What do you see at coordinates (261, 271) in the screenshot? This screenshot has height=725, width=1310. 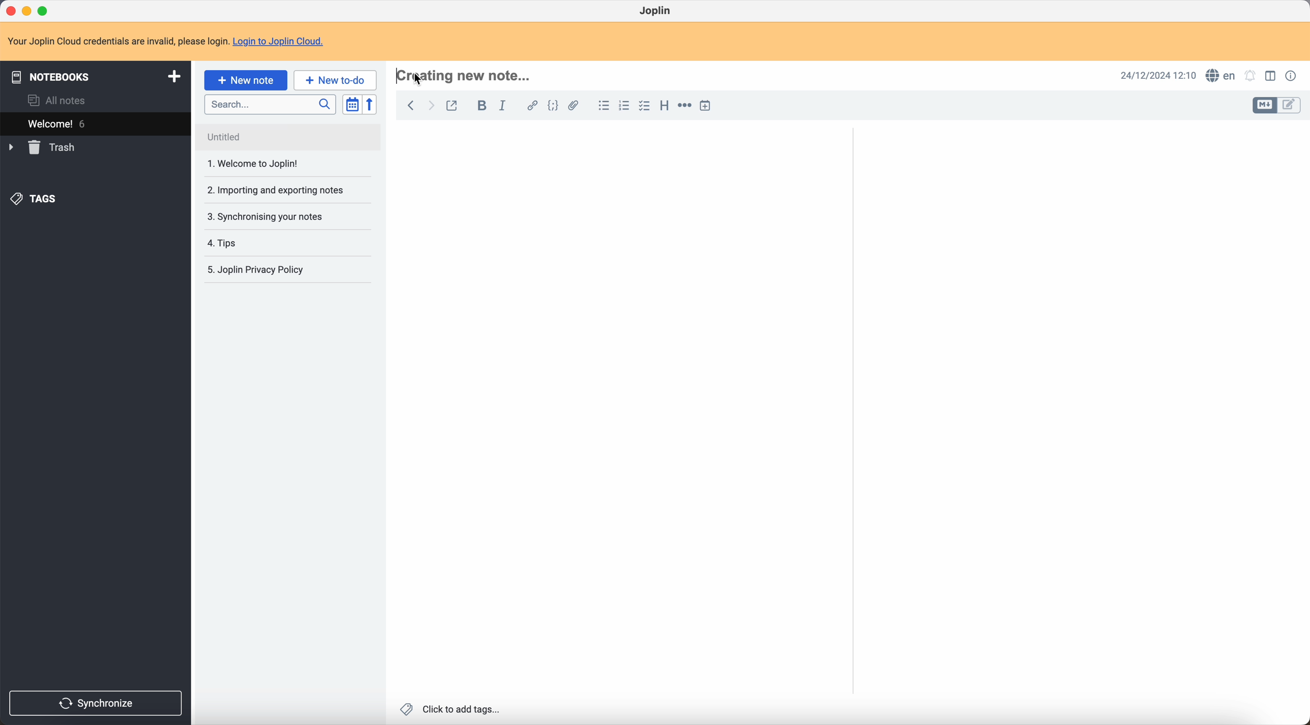 I see `Joplin privacy policy` at bounding box center [261, 271].